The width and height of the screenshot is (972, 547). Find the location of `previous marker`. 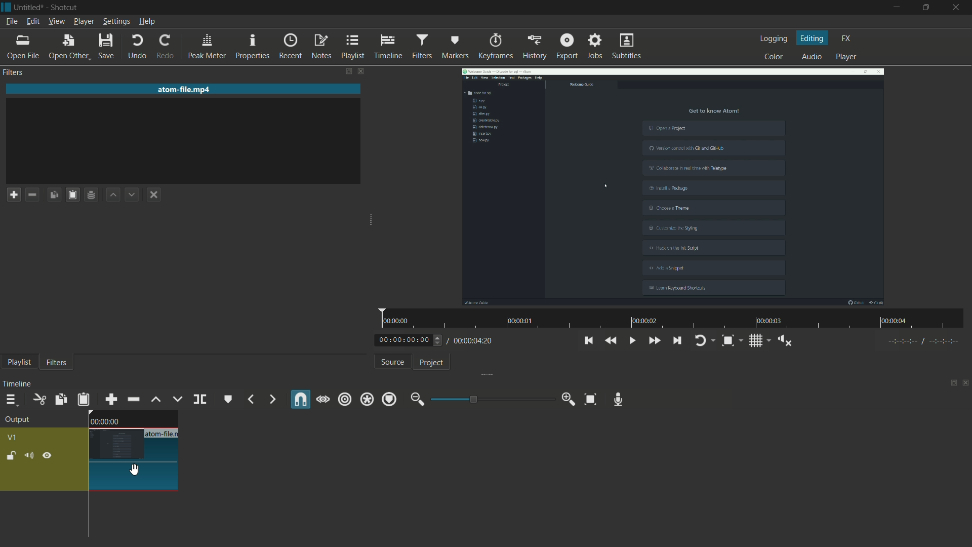

previous marker is located at coordinates (251, 399).